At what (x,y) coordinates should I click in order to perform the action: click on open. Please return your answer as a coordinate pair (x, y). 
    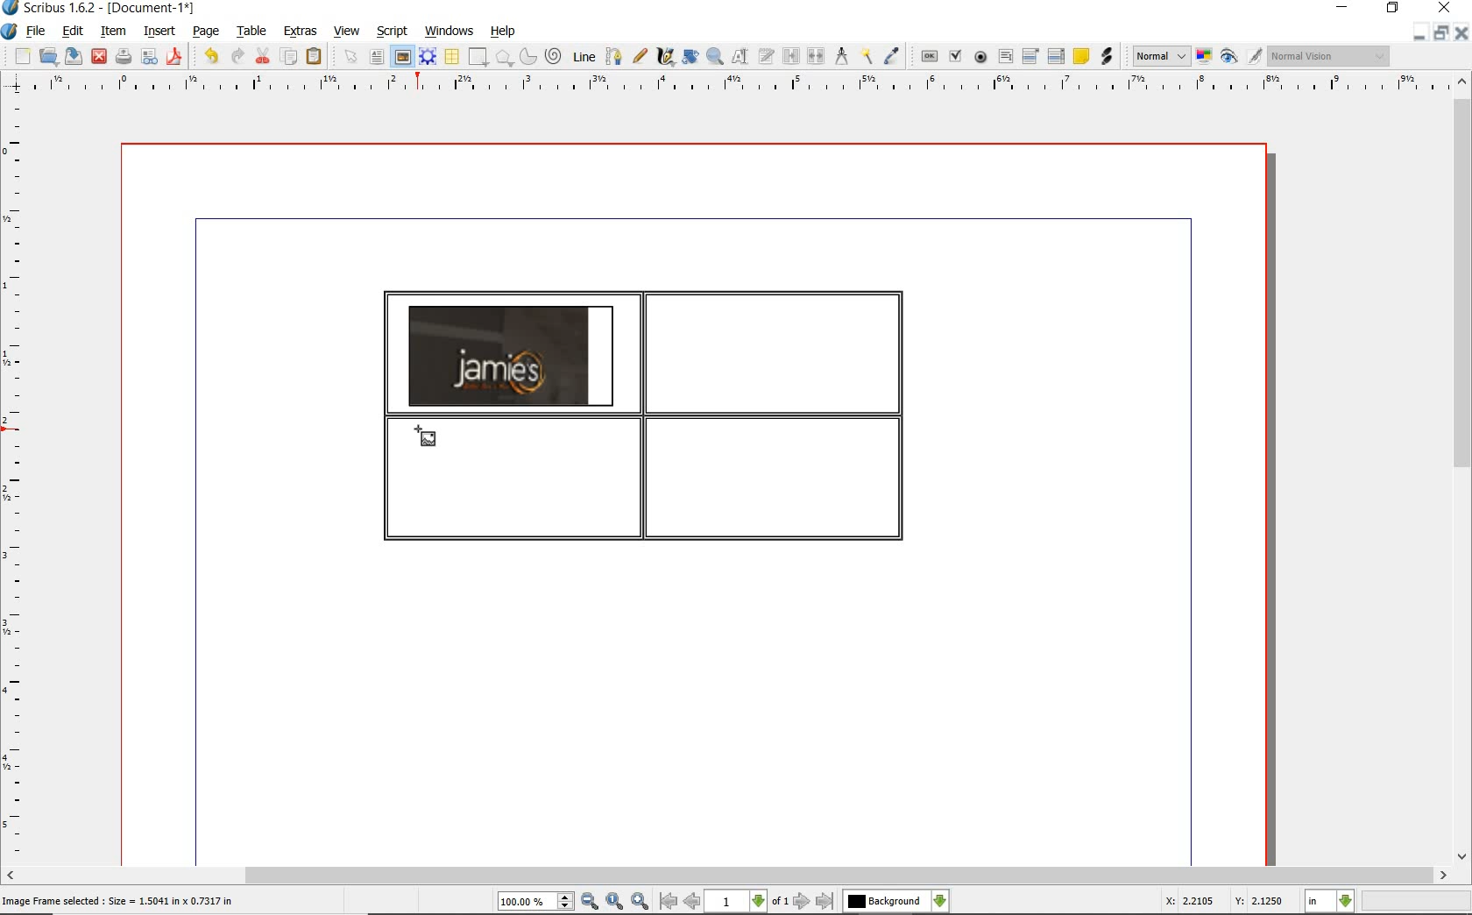
    Looking at the image, I should click on (49, 57).